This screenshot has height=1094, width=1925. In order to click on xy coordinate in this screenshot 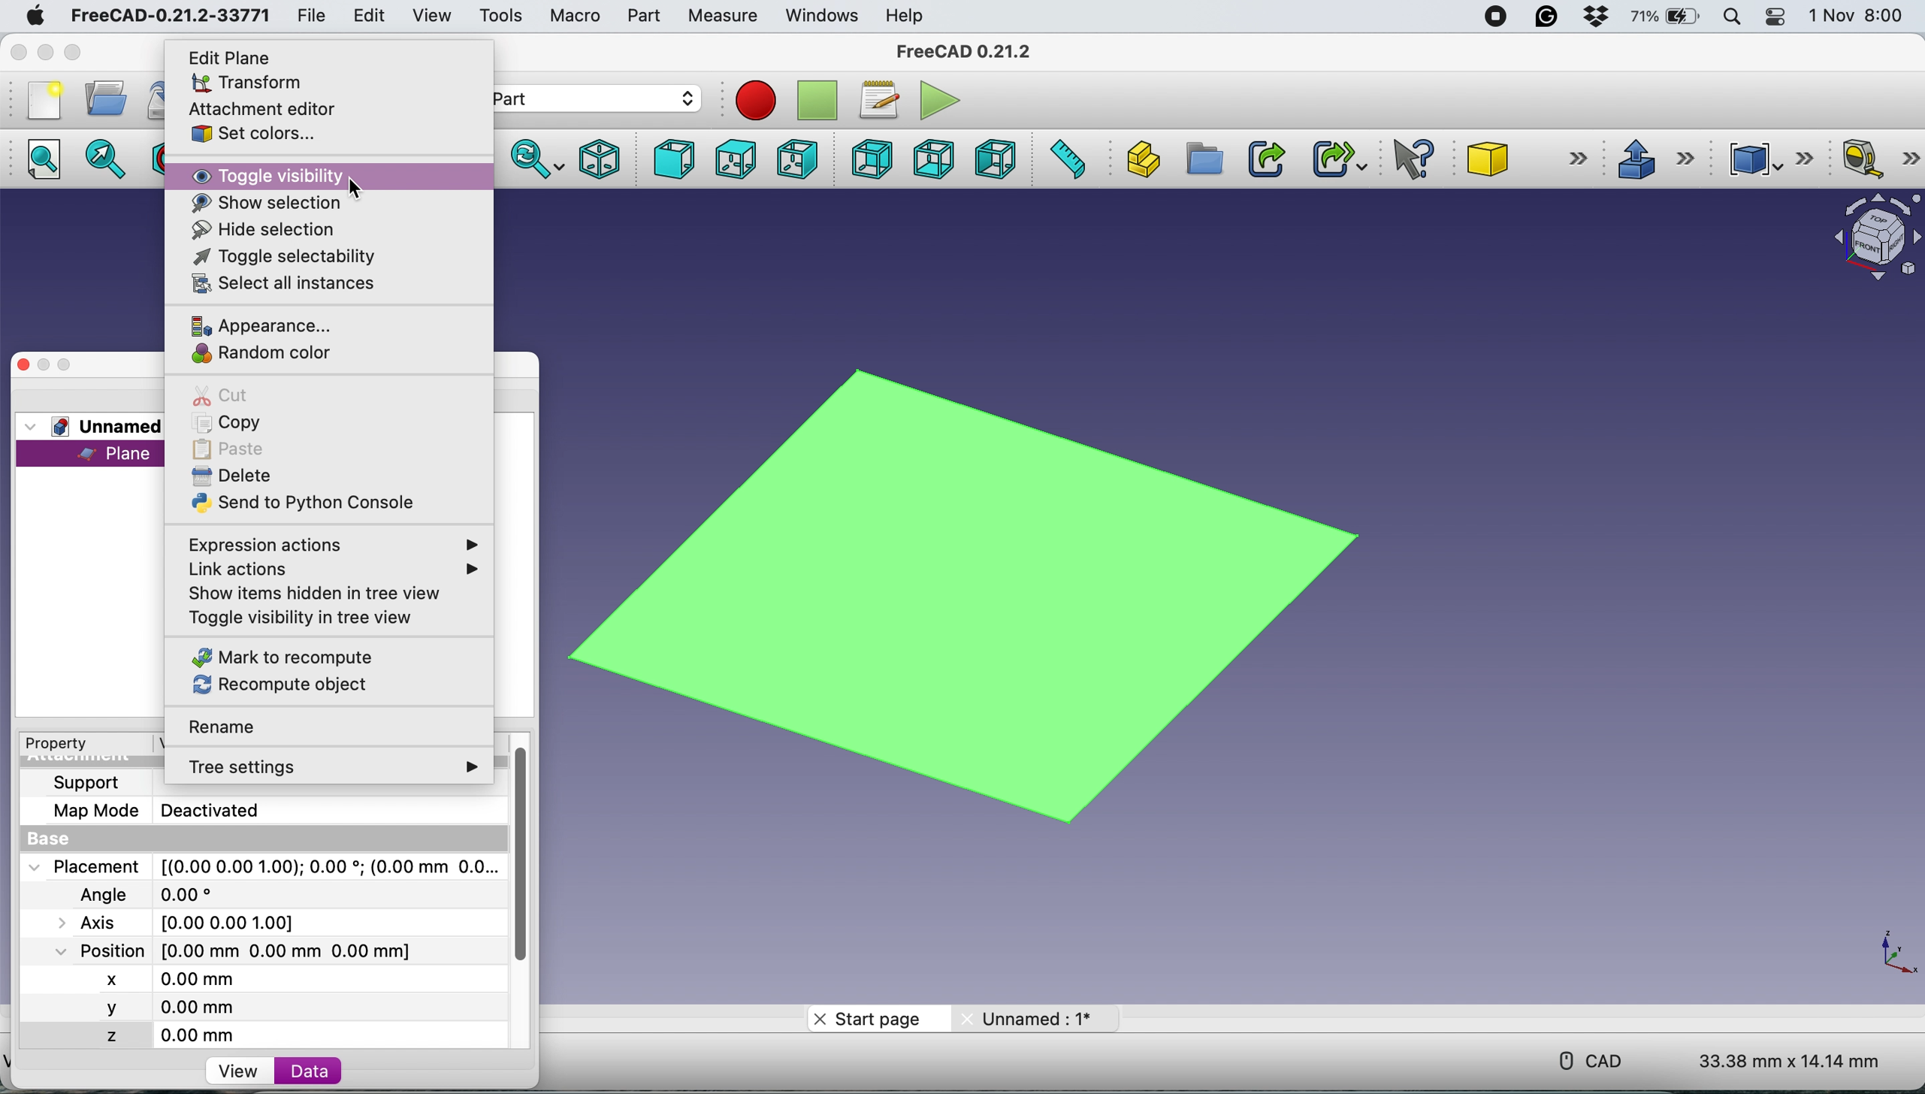, I will do `click(1888, 955)`.